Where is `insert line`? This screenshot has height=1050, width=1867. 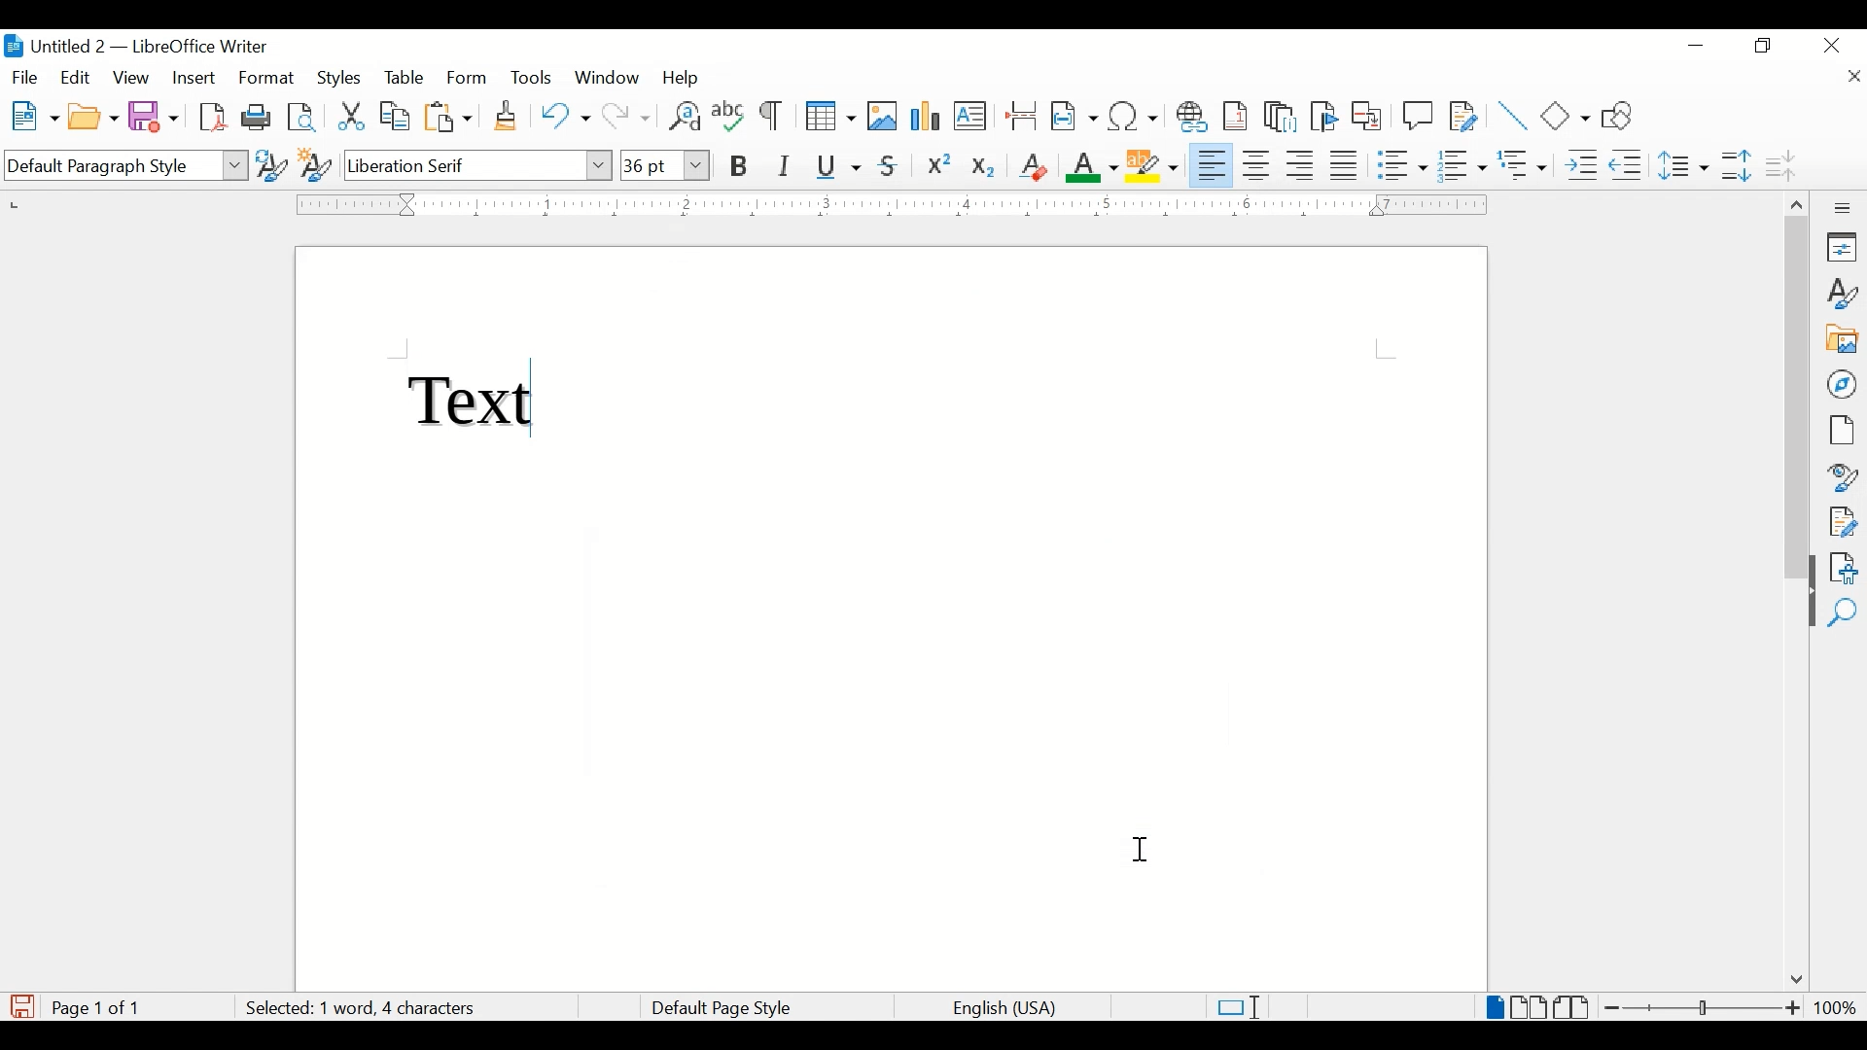
insert line is located at coordinates (1513, 116).